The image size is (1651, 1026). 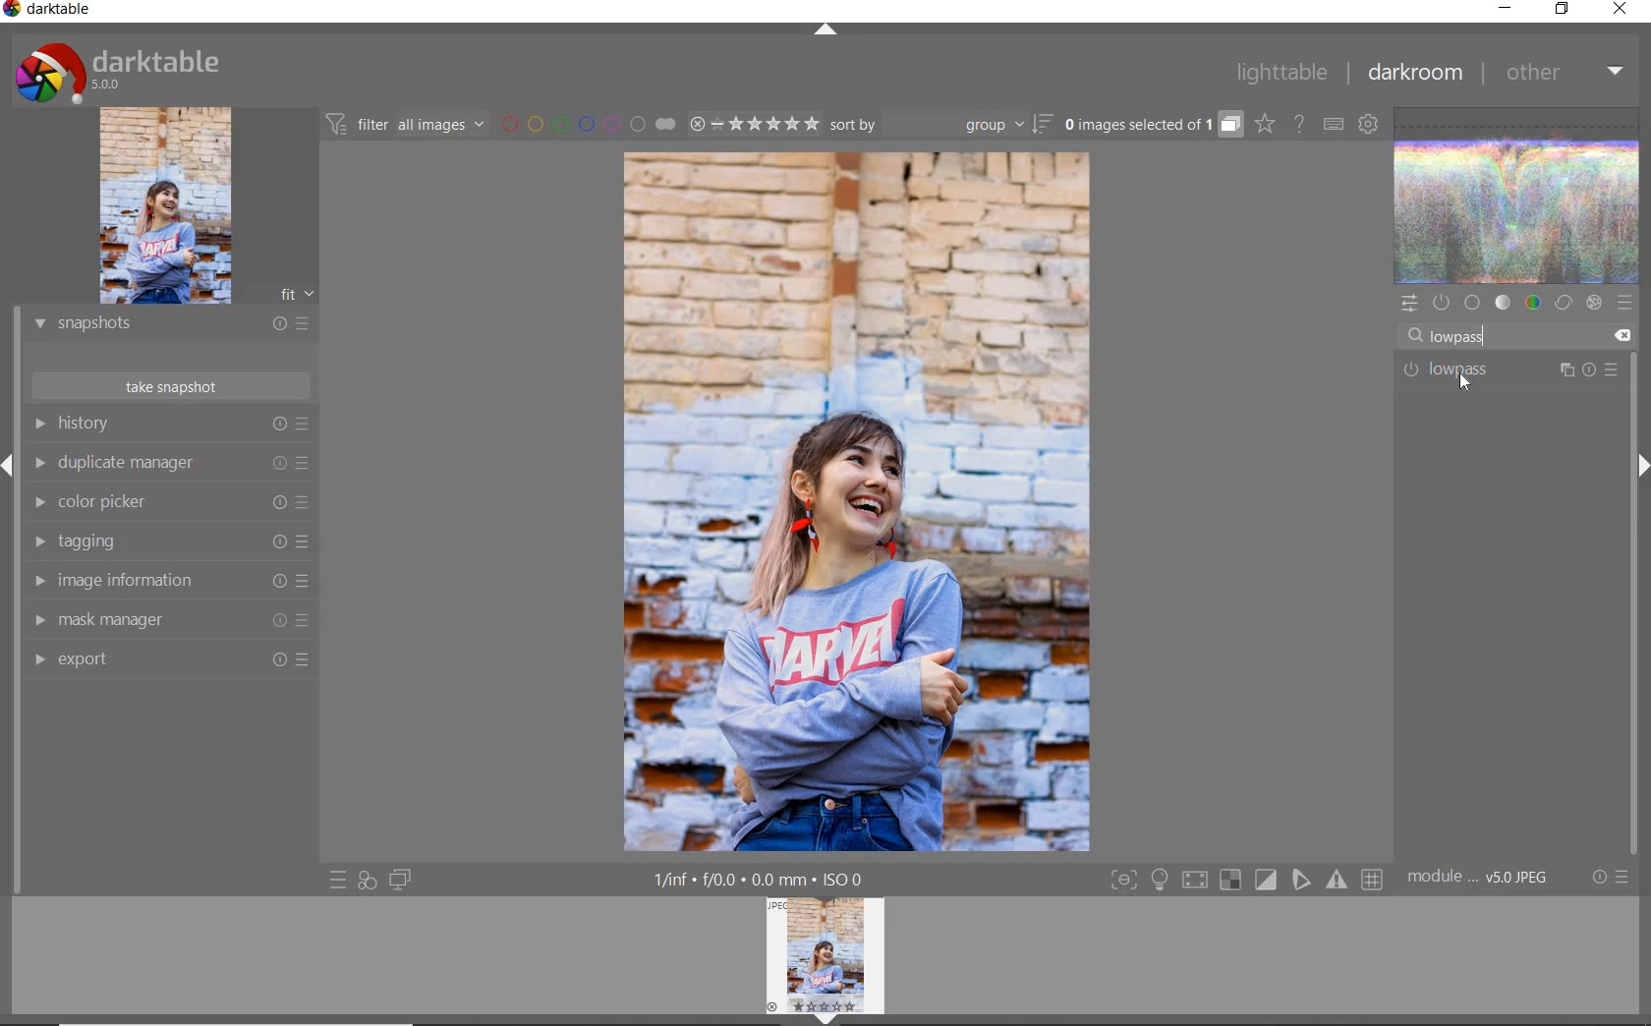 I want to click on duplicate manager, so click(x=173, y=465).